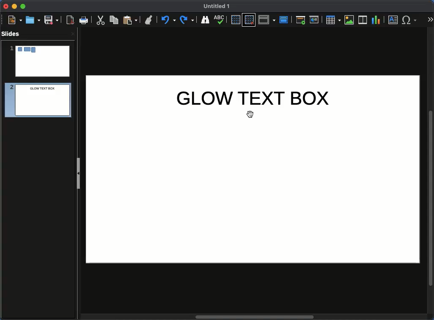 The width and height of the screenshot is (434, 320). Describe the element at coordinates (393, 19) in the screenshot. I see `Textbox` at that location.